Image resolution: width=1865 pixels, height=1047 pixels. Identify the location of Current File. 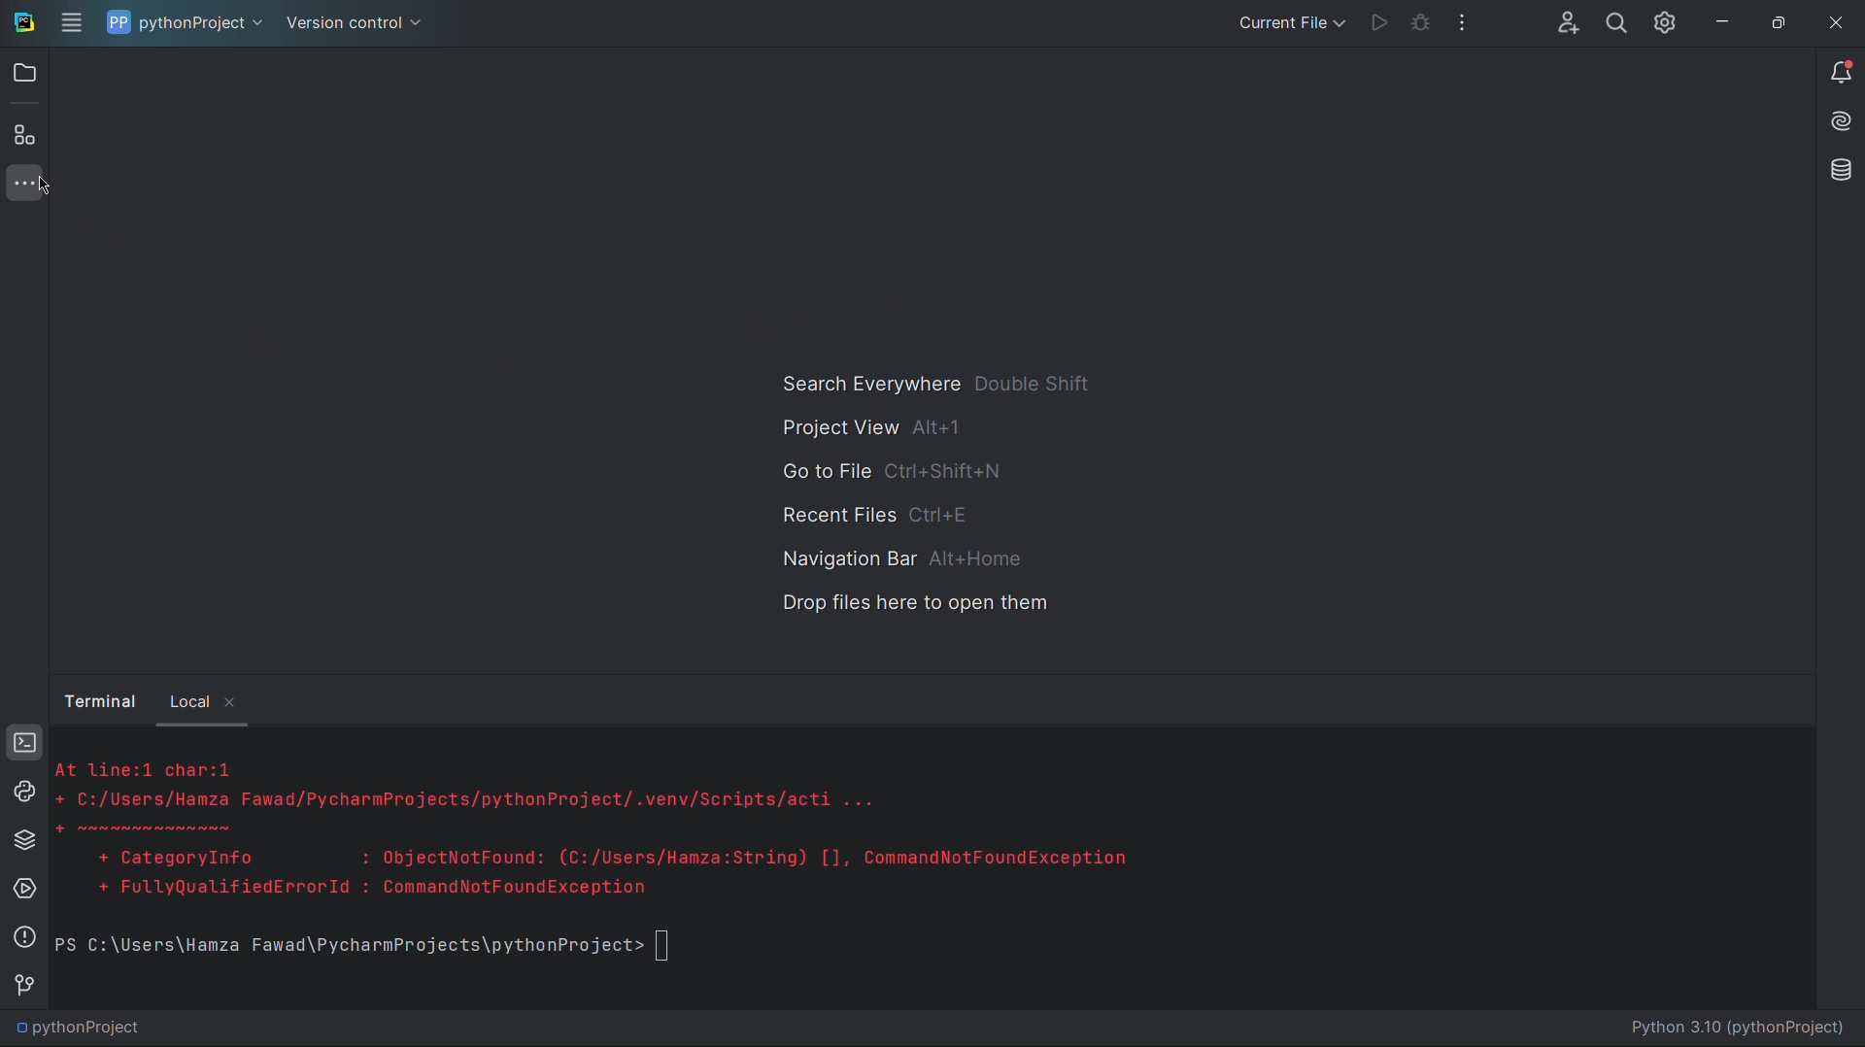
(1286, 22).